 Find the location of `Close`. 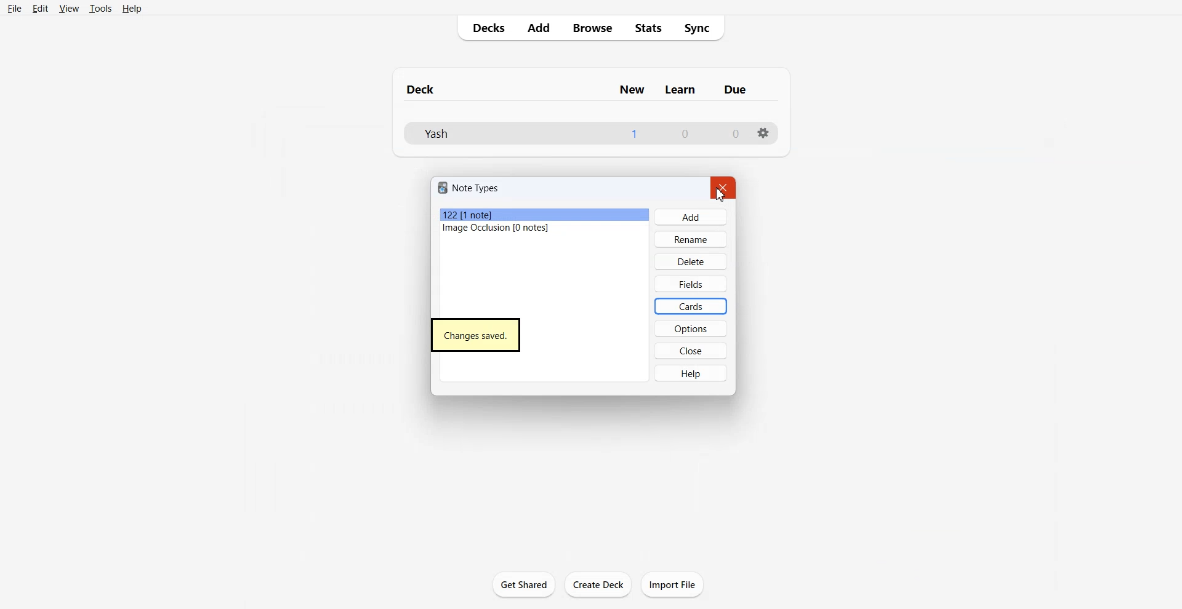

Close is located at coordinates (691, 351).